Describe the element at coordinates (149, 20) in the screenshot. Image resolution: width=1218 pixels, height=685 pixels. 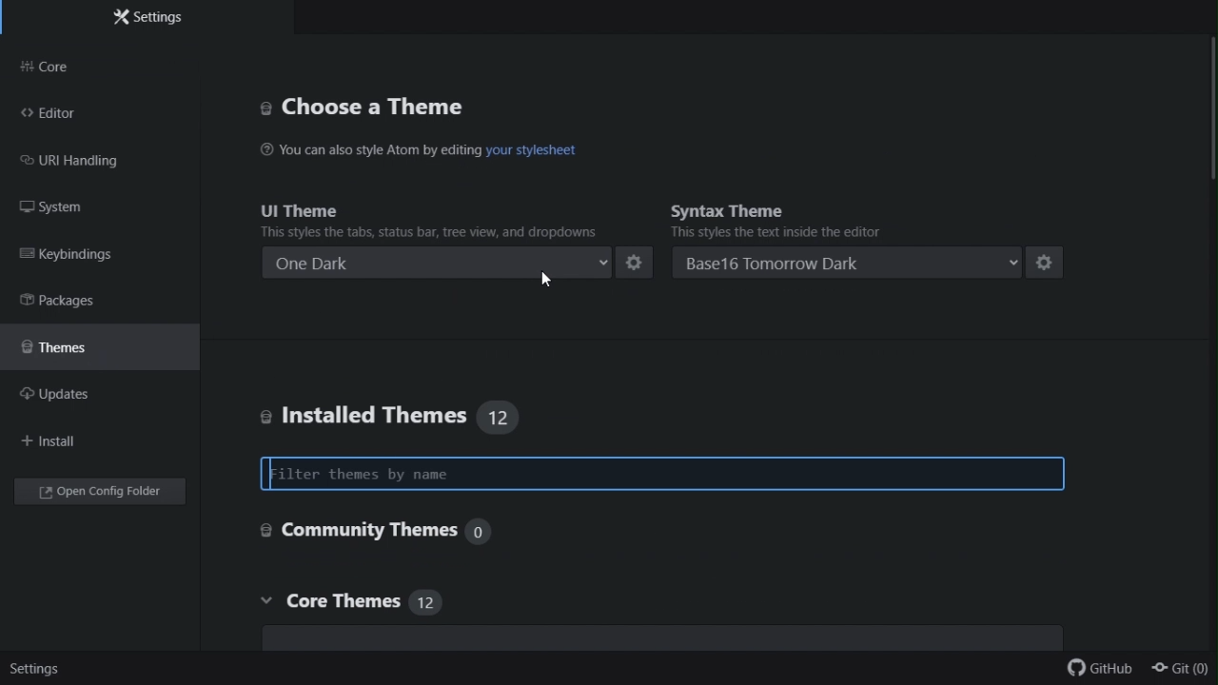
I see `Settings` at that location.